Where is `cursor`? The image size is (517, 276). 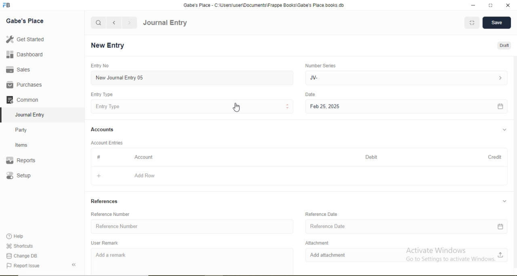
cursor is located at coordinates (238, 108).